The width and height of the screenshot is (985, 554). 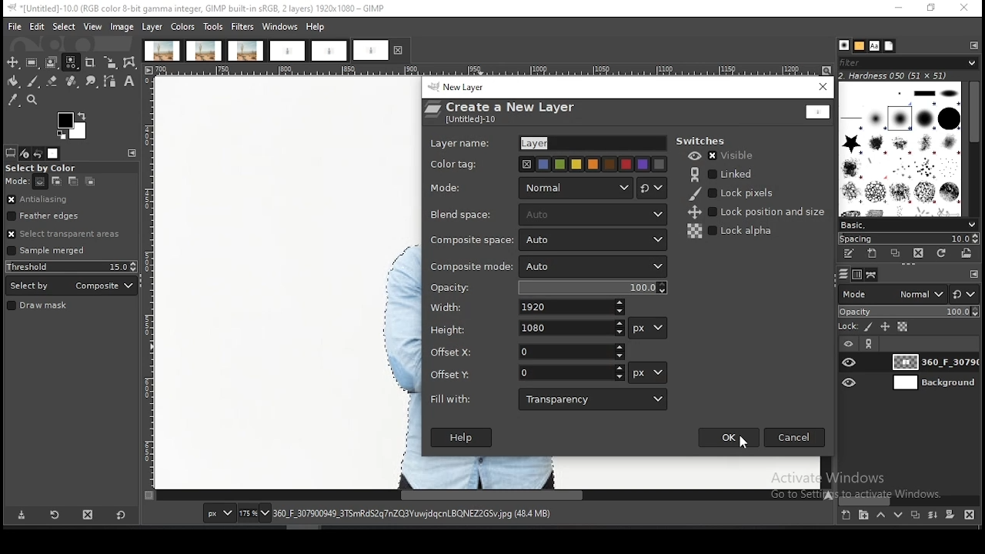 I want to click on undo history, so click(x=38, y=154).